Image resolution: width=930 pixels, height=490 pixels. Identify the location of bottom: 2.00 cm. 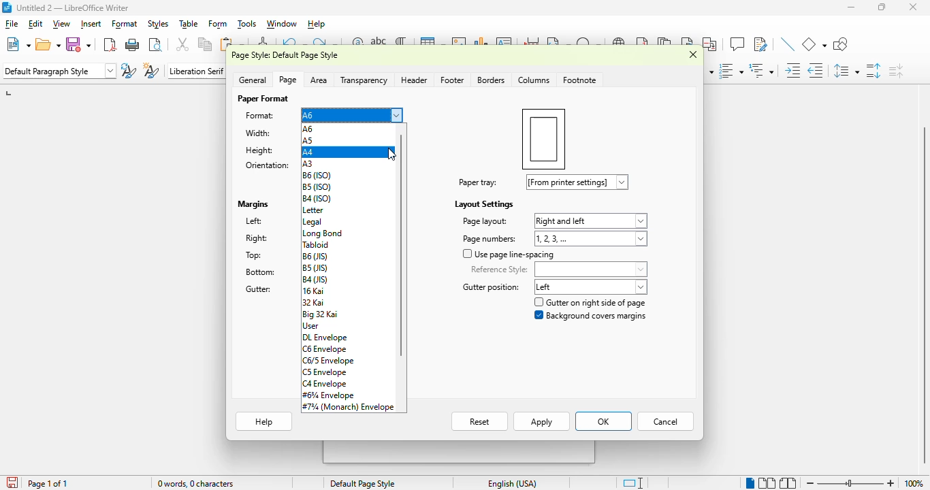
(263, 272).